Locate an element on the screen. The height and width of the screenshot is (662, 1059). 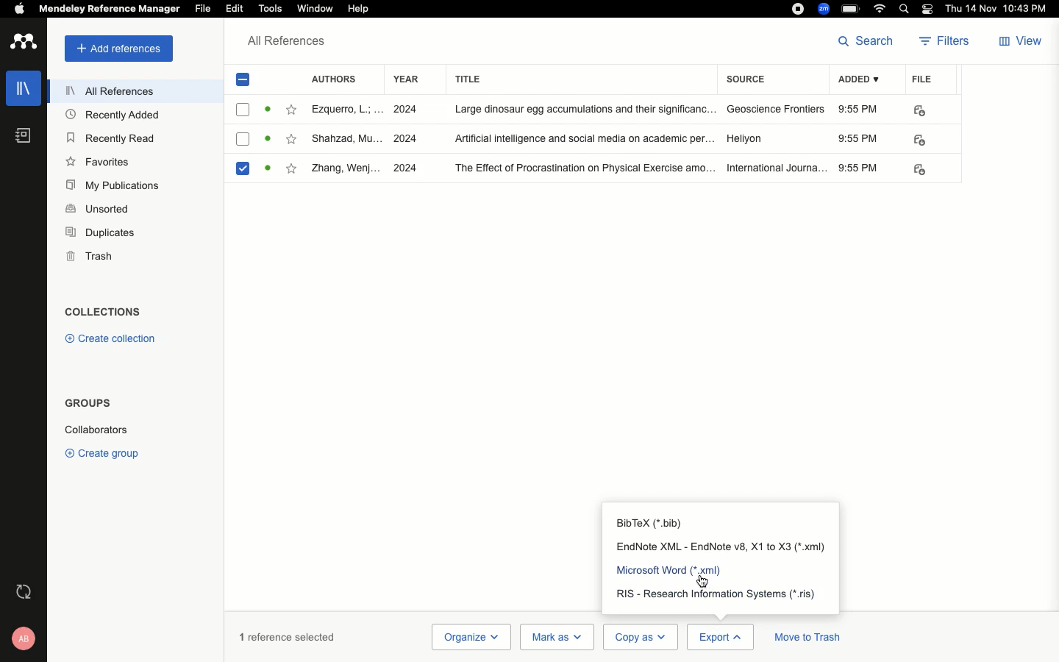
Move to trash is located at coordinates (807, 639).